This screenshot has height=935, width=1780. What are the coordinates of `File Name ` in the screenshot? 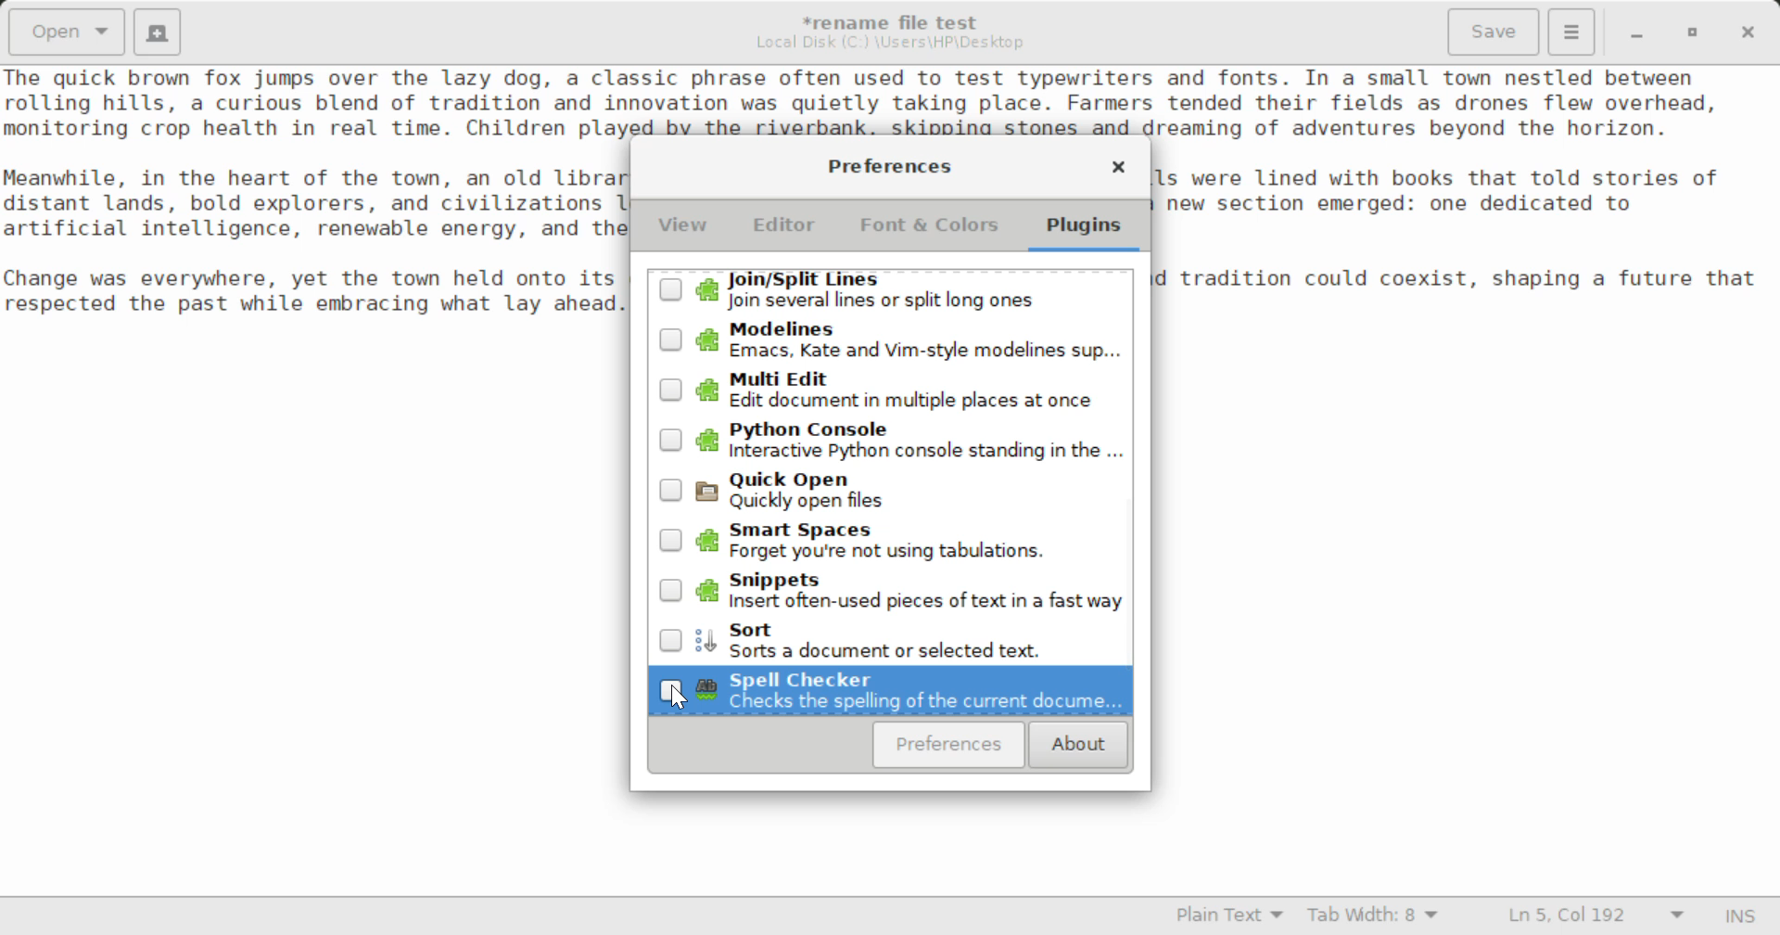 It's located at (896, 19).